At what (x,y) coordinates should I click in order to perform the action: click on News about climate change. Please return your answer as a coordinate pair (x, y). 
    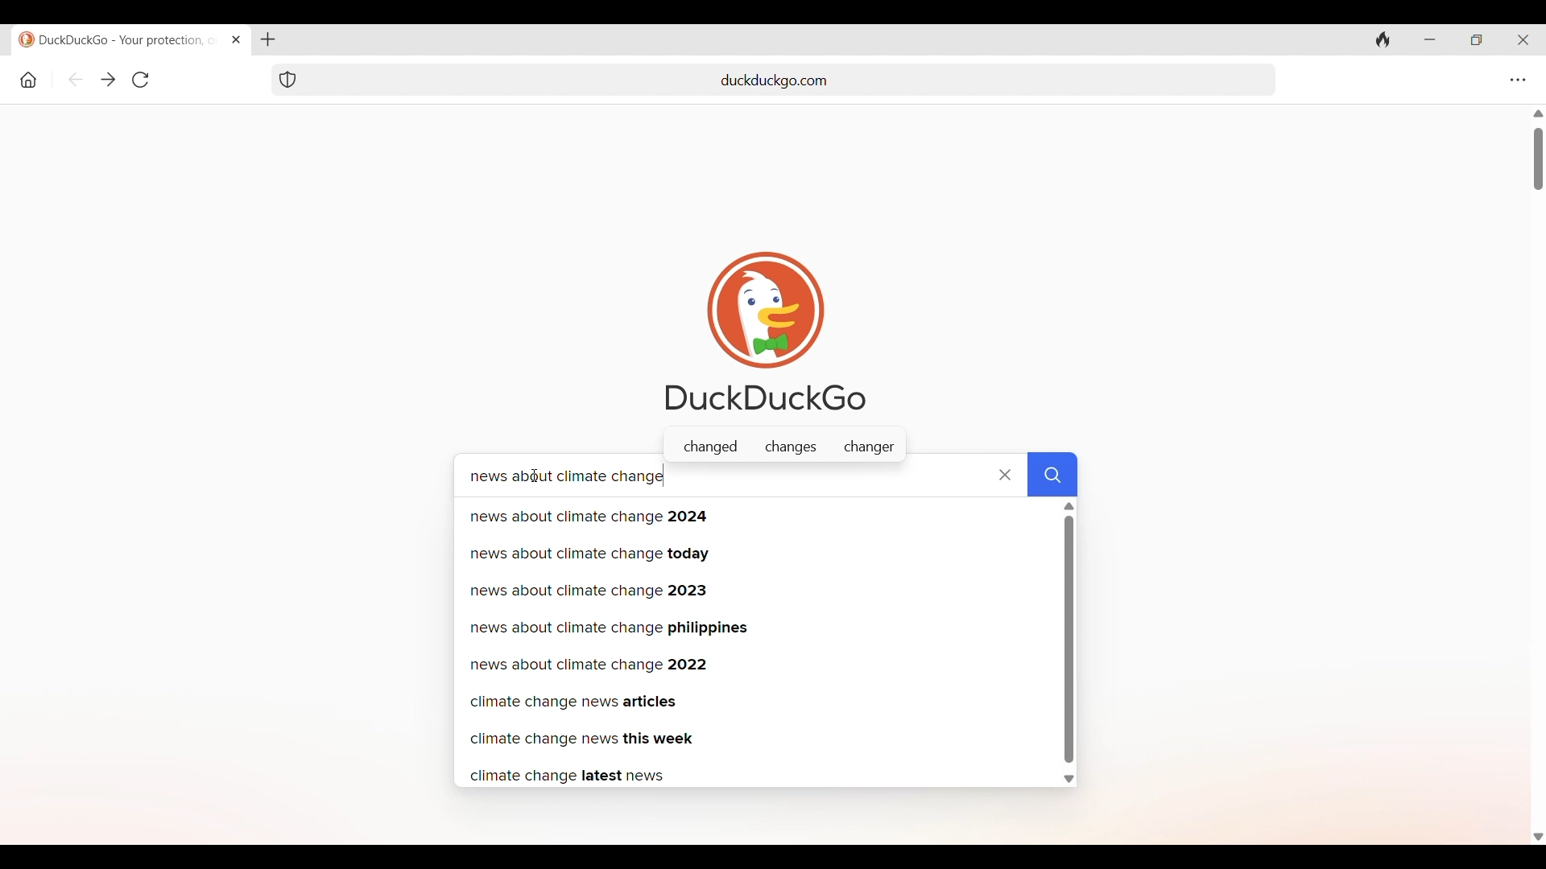
    Looking at the image, I should click on (689, 478).